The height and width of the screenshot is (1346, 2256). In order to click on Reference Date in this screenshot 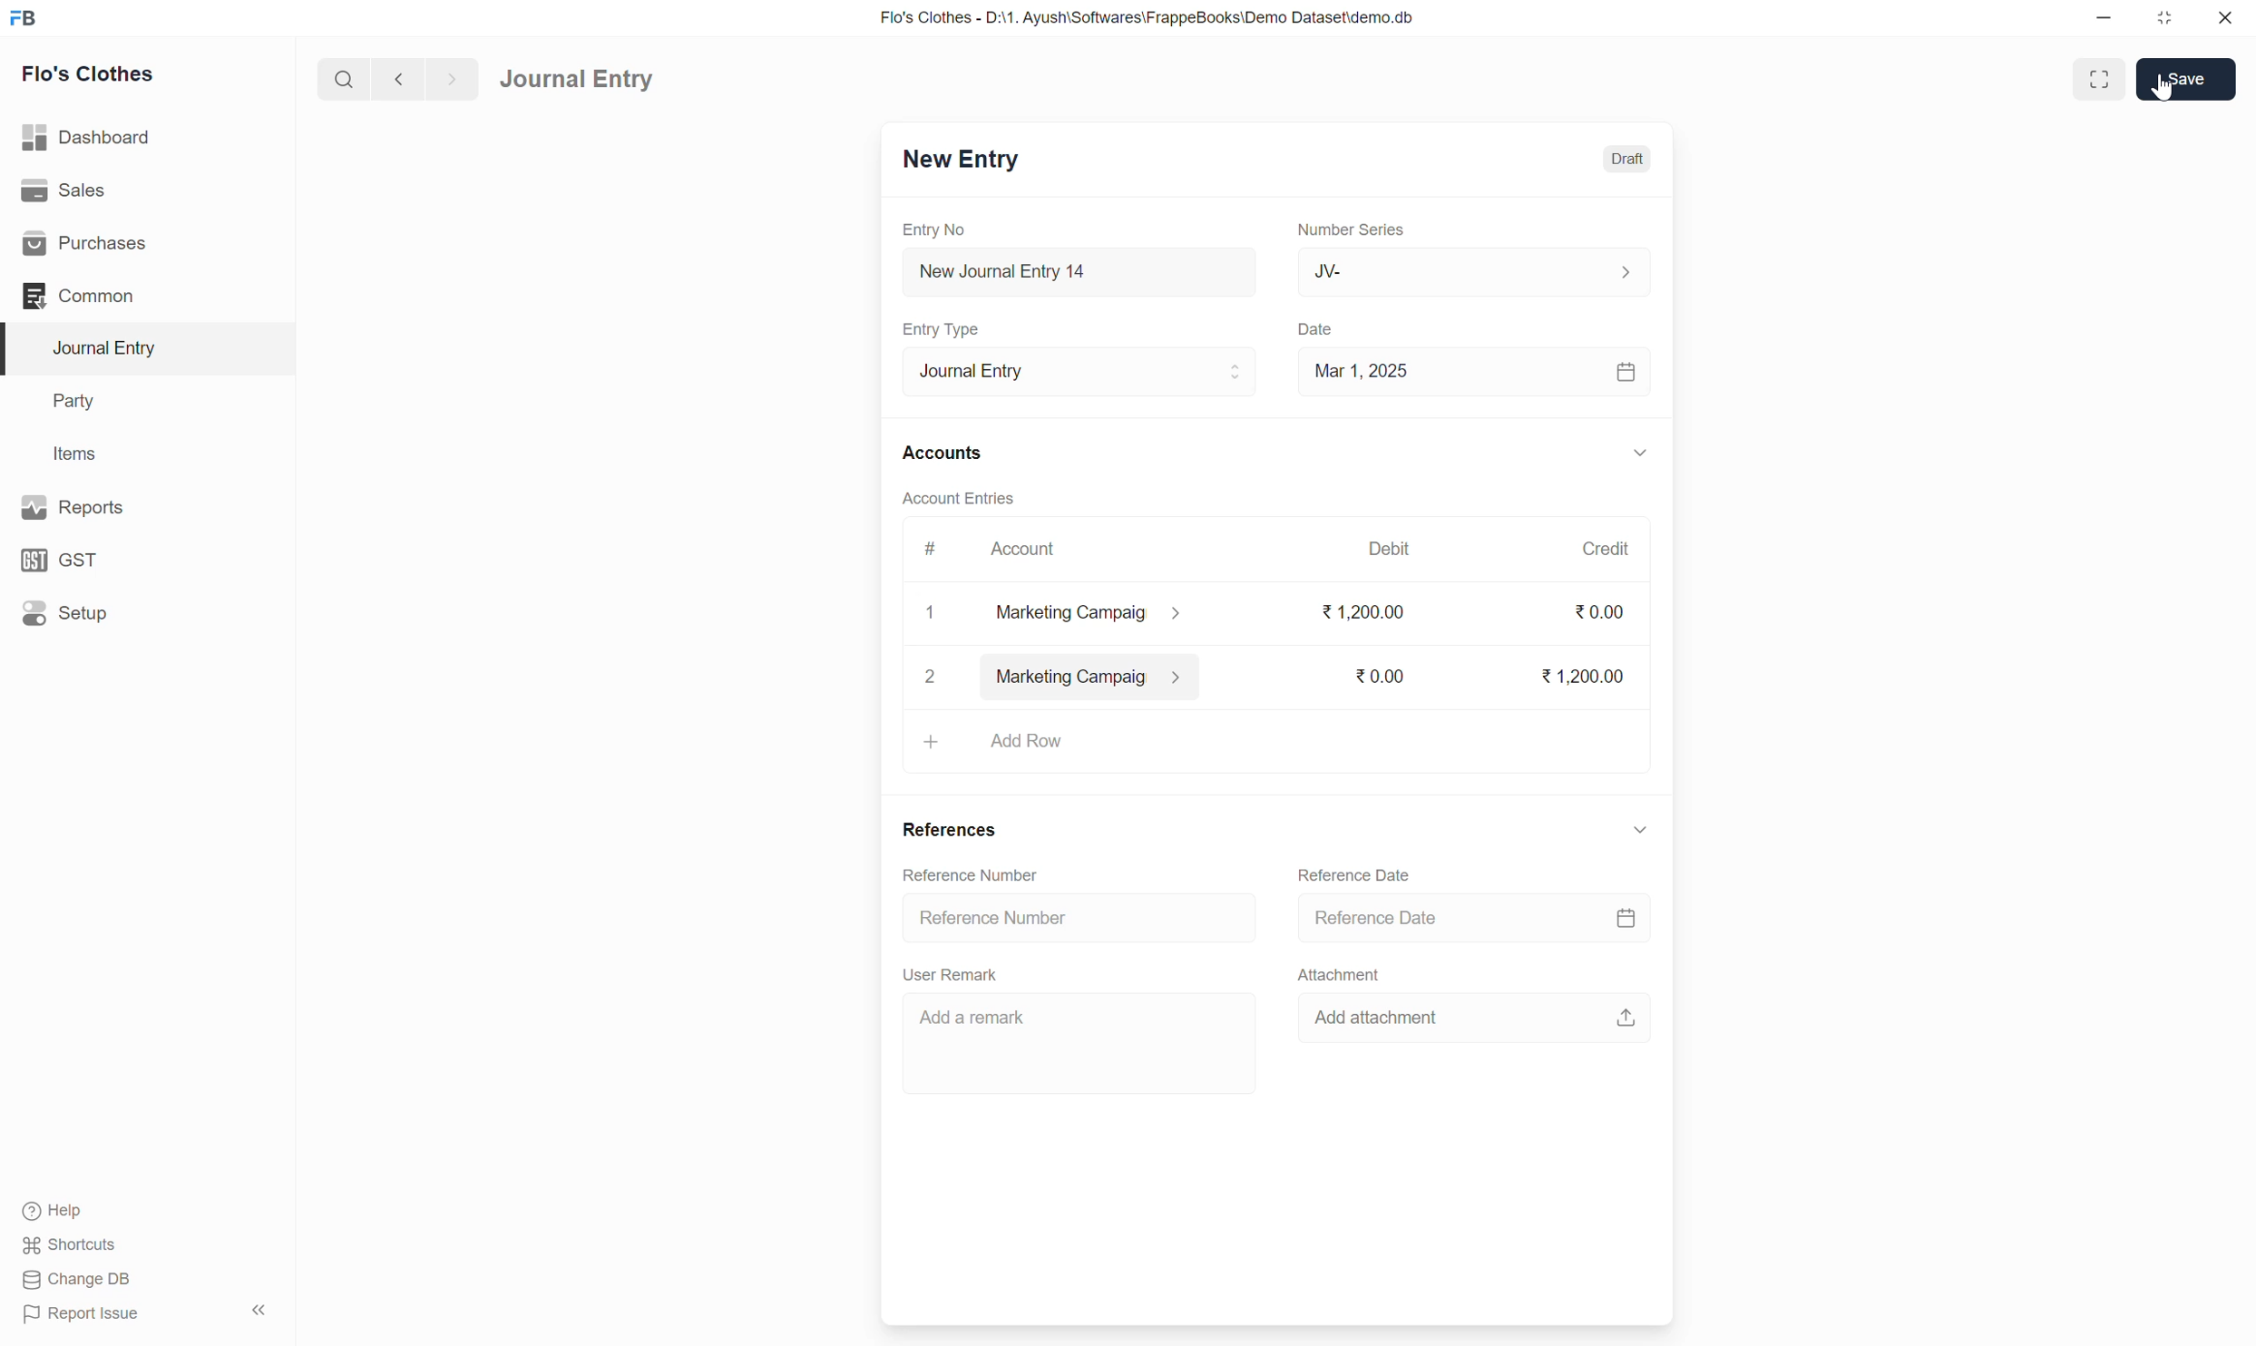, I will do `click(1380, 918)`.